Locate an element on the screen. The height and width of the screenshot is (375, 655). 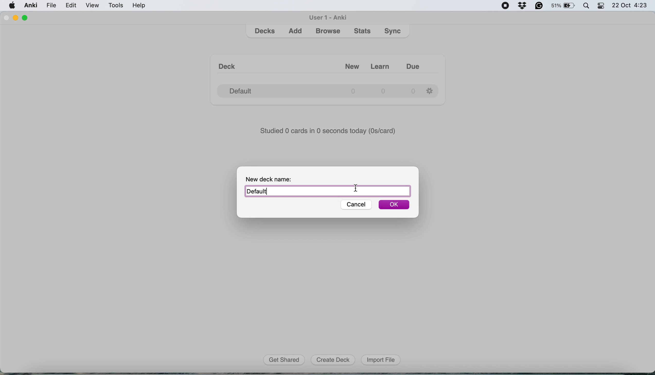
spotlight search is located at coordinates (587, 7).